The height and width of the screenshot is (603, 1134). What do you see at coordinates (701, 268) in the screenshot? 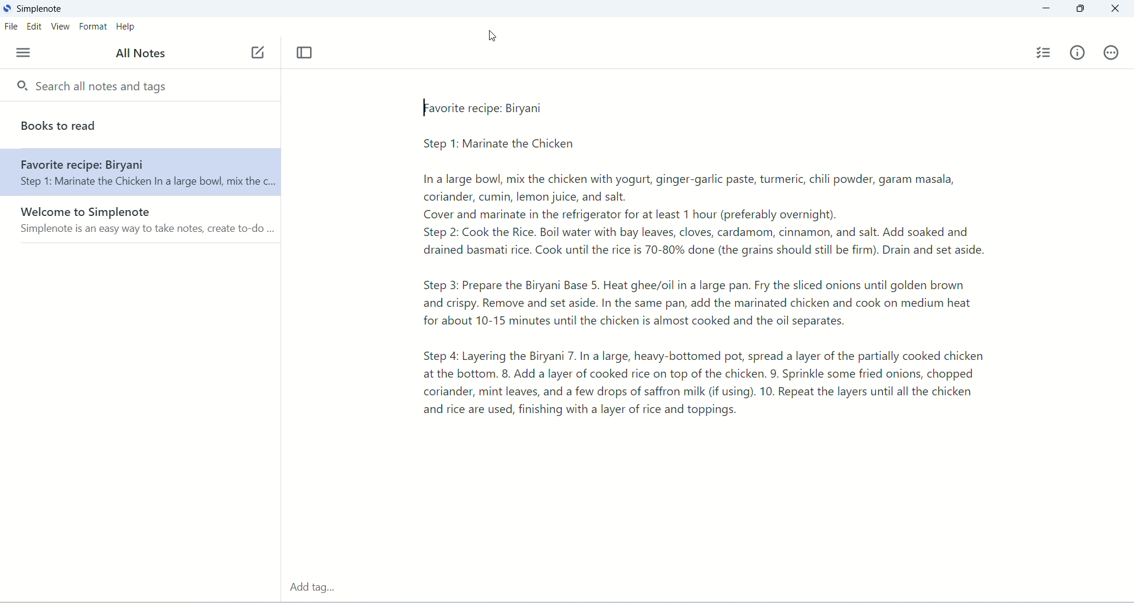
I see `favorite recipe description` at bounding box center [701, 268].